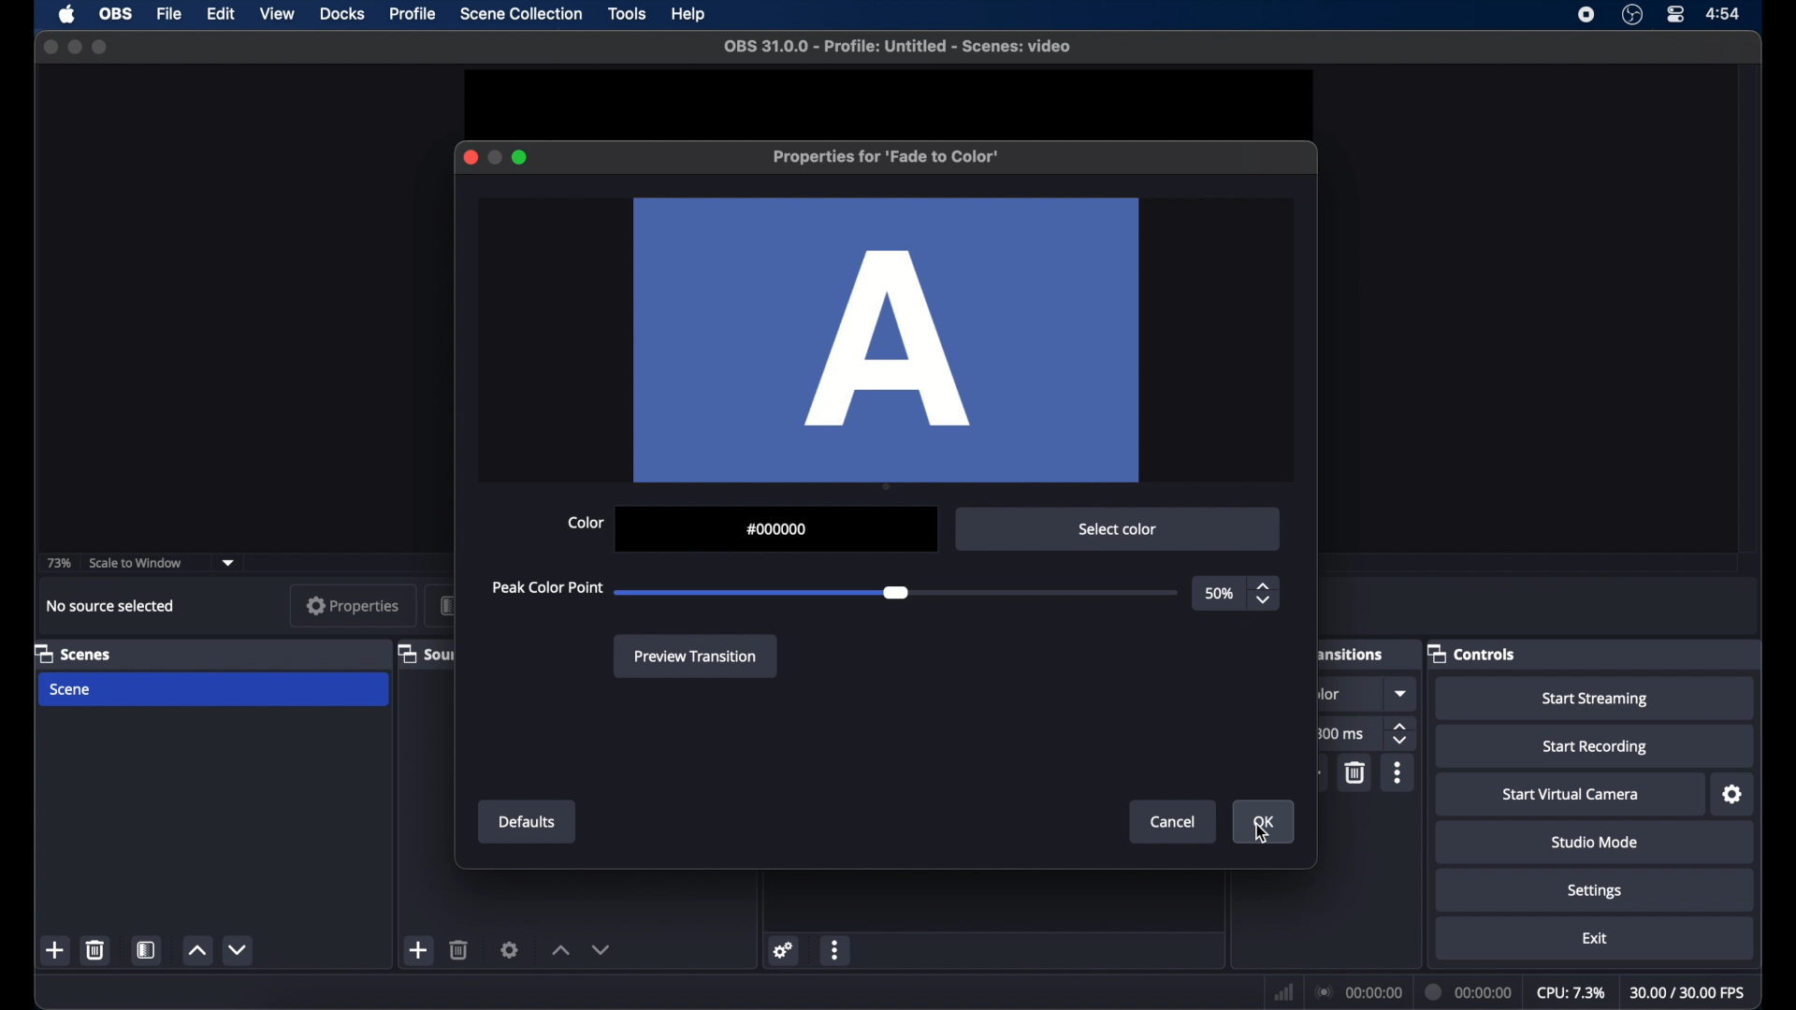 This screenshot has height=1010, width=1796. I want to click on dropdown, so click(1402, 693).